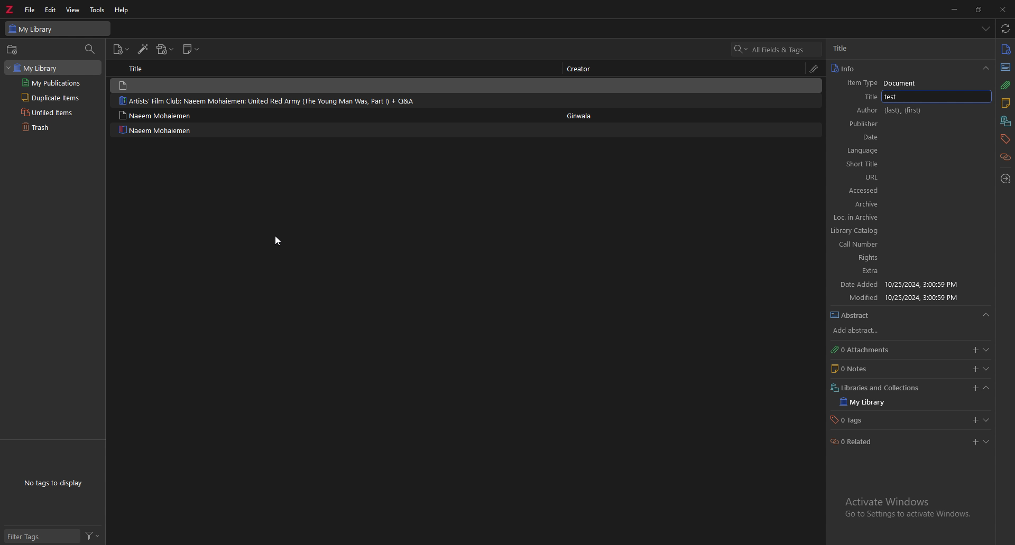  Describe the element at coordinates (50, 128) in the screenshot. I see `trash` at that location.